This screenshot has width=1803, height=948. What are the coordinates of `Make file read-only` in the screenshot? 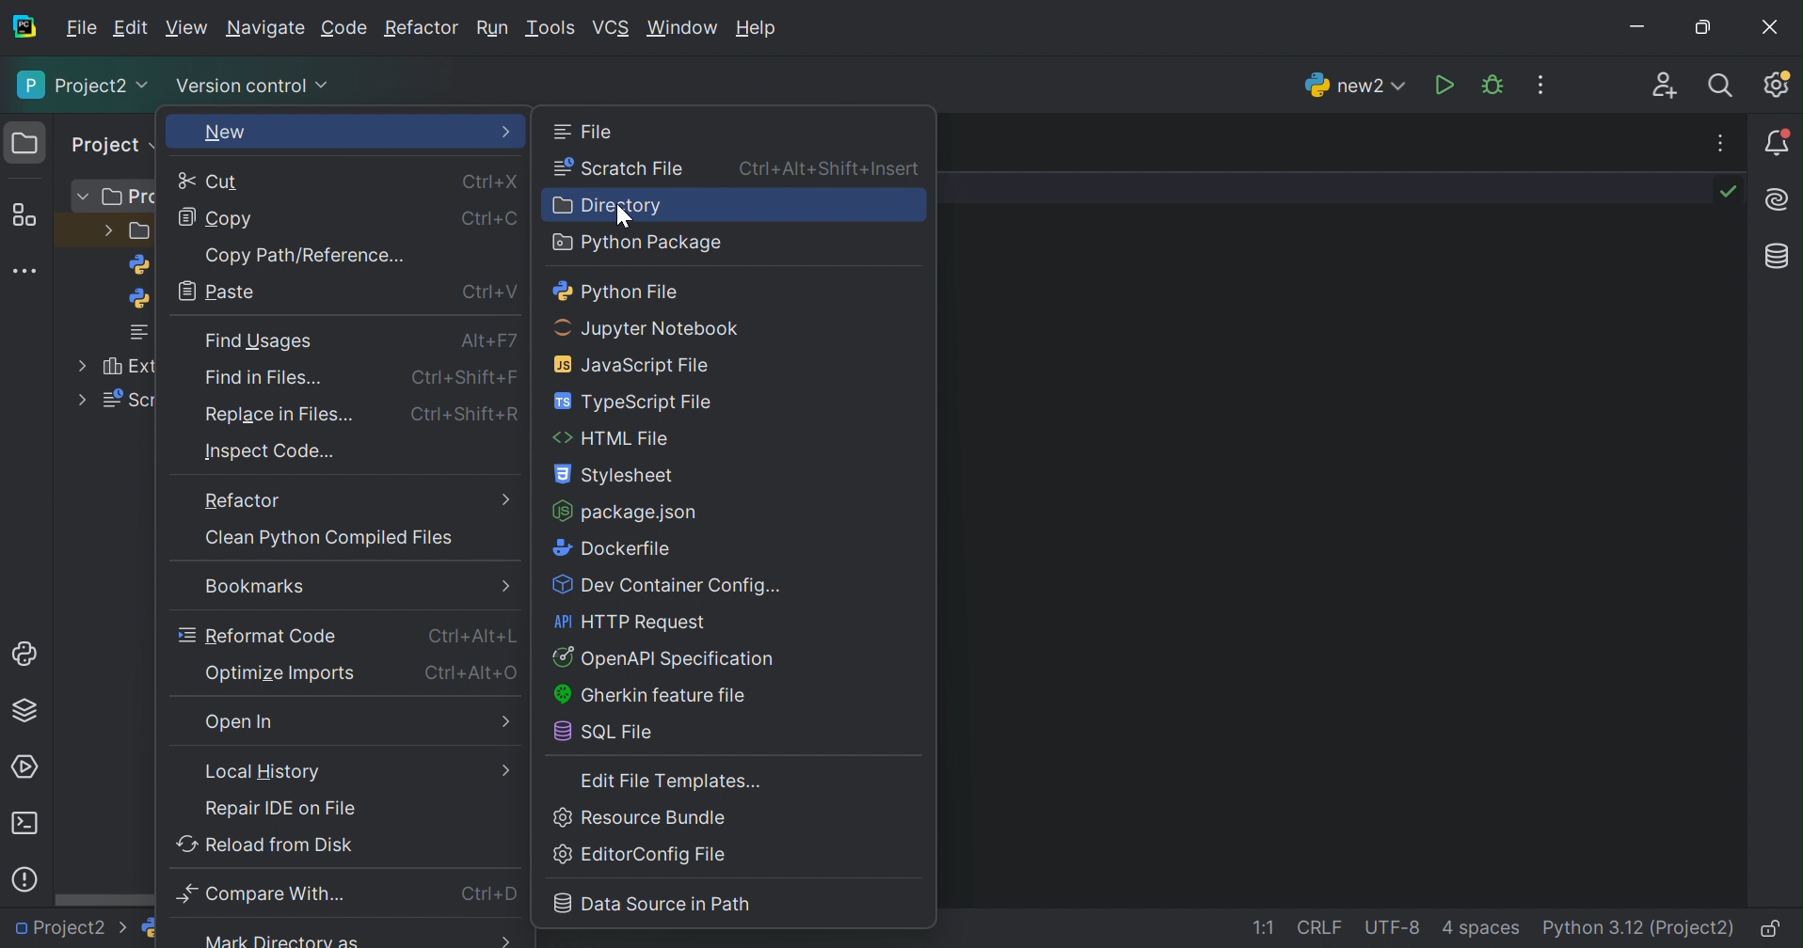 It's located at (1777, 929).